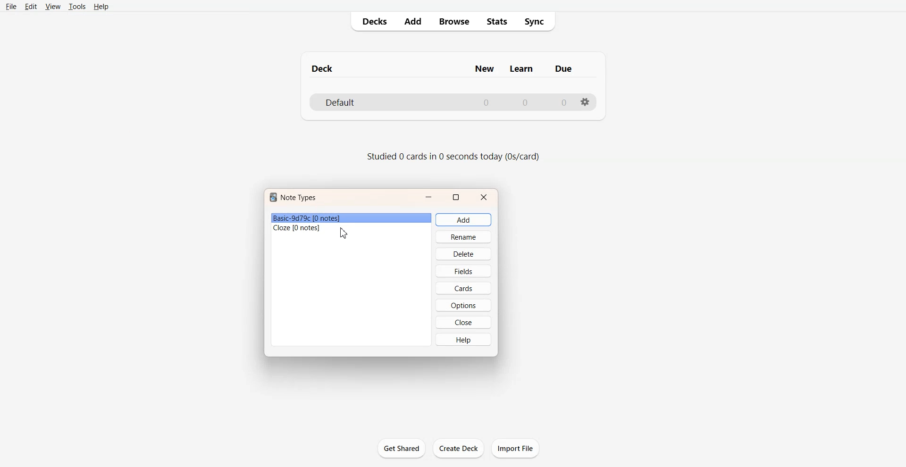 This screenshot has width=906, height=467. What do you see at coordinates (585, 102) in the screenshot?
I see `Settings` at bounding box center [585, 102].